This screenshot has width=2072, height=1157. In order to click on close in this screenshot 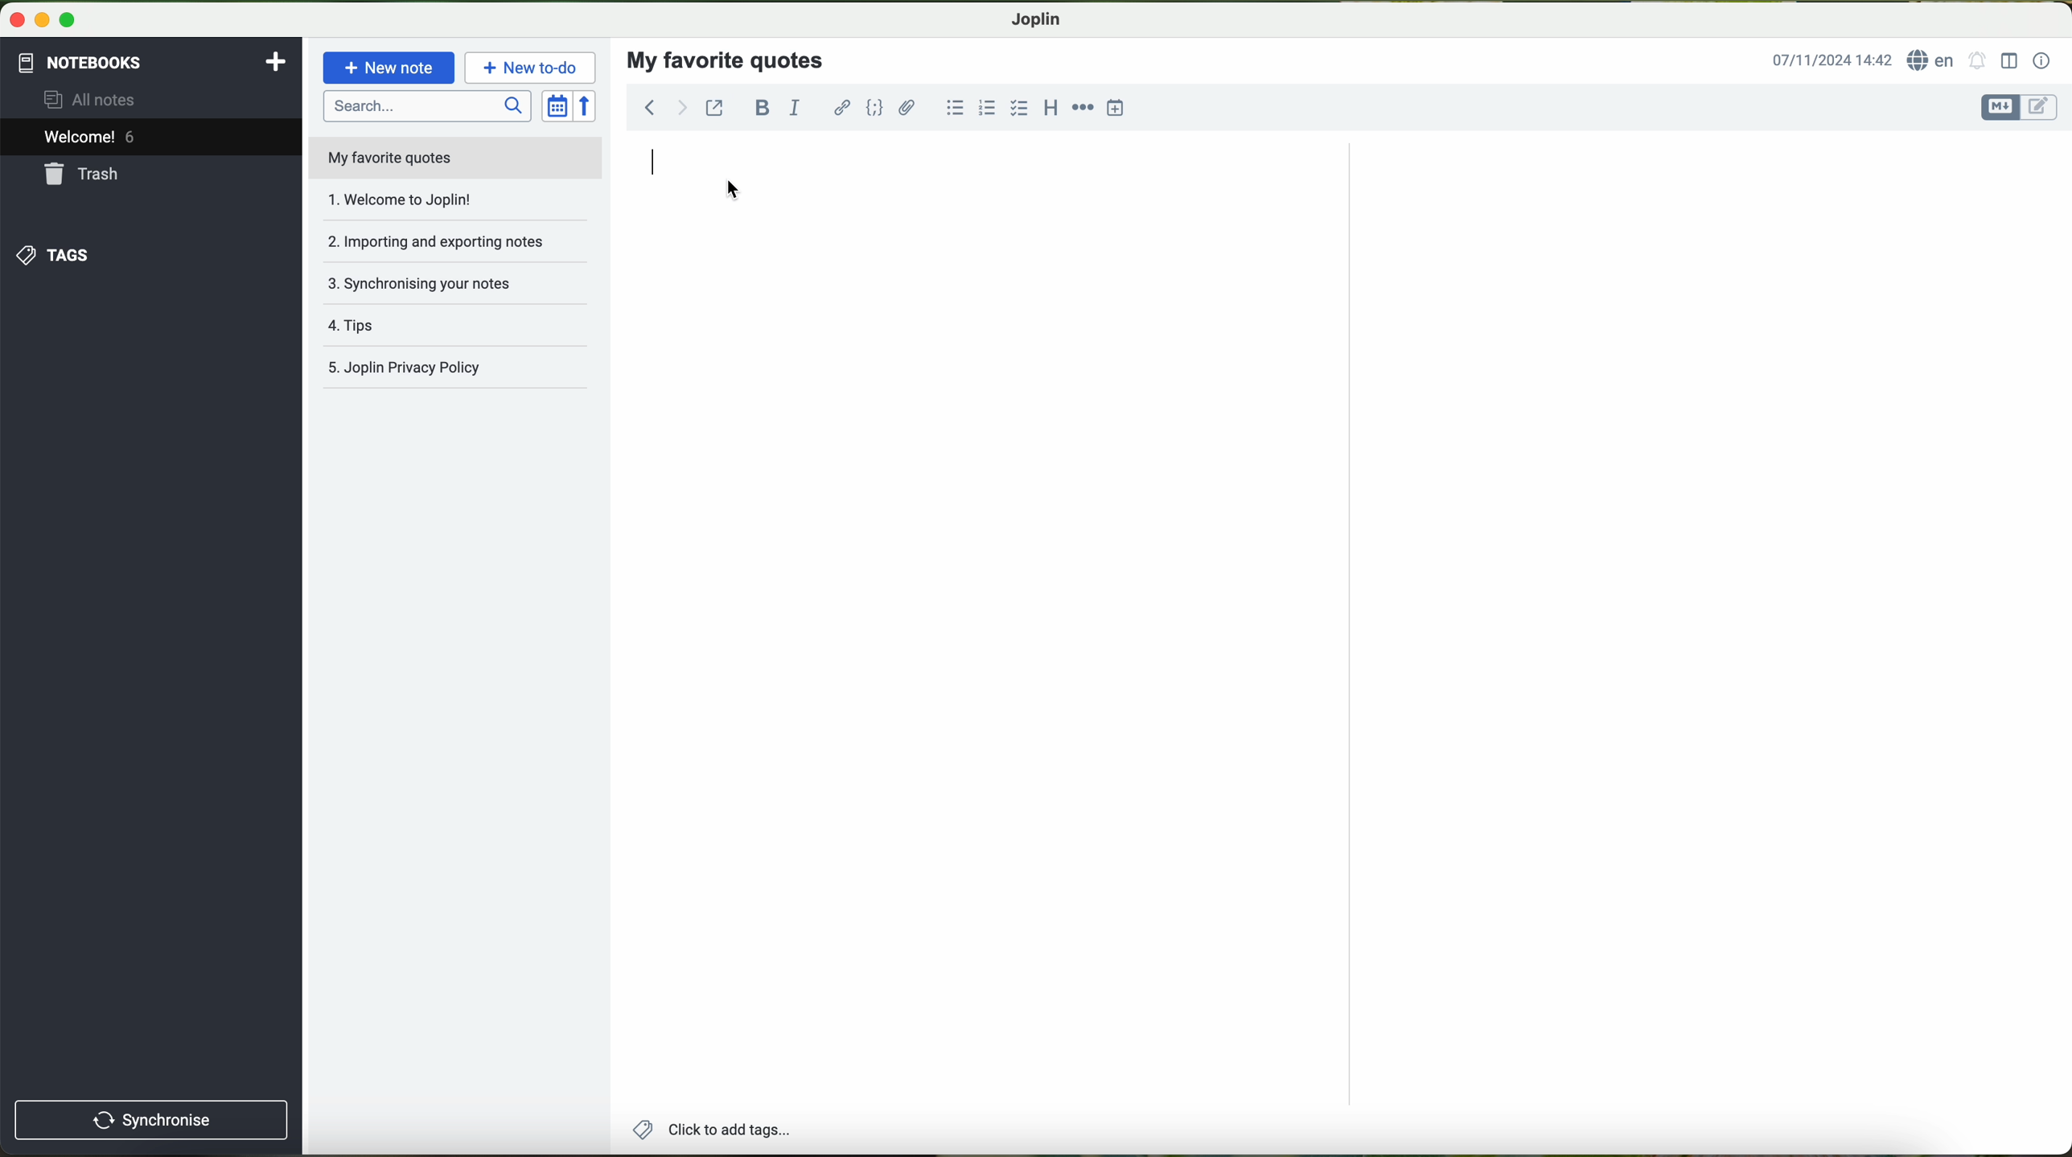, I will do `click(13, 23)`.